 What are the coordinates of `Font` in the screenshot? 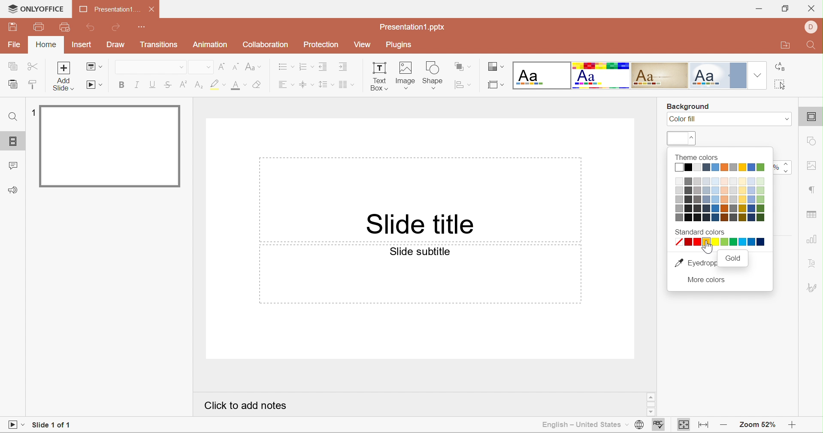 It's located at (138, 67).